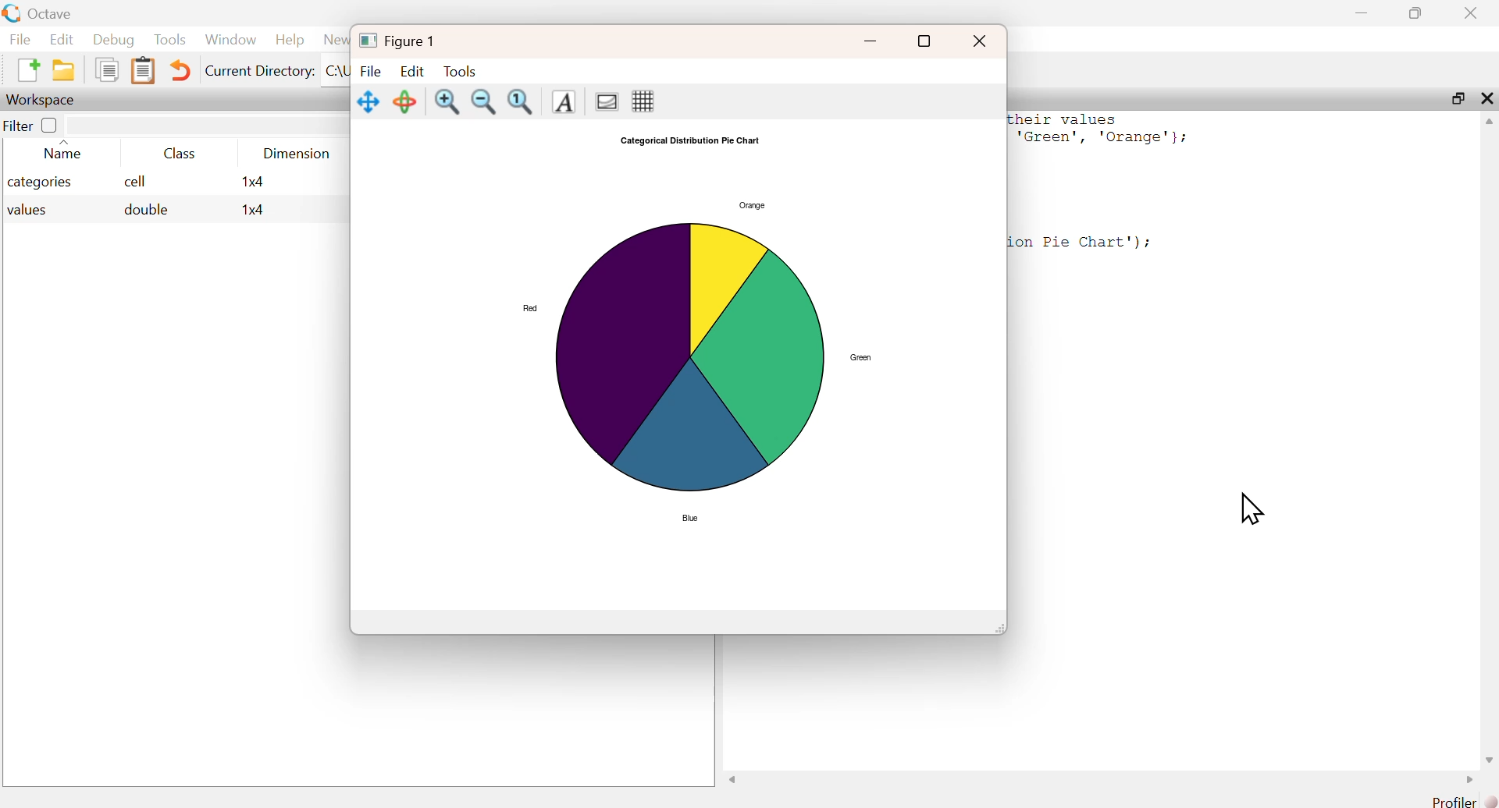 This screenshot has width=1499, height=808. What do you see at coordinates (1489, 122) in the screenshot?
I see `scroll up` at bounding box center [1489, 122].